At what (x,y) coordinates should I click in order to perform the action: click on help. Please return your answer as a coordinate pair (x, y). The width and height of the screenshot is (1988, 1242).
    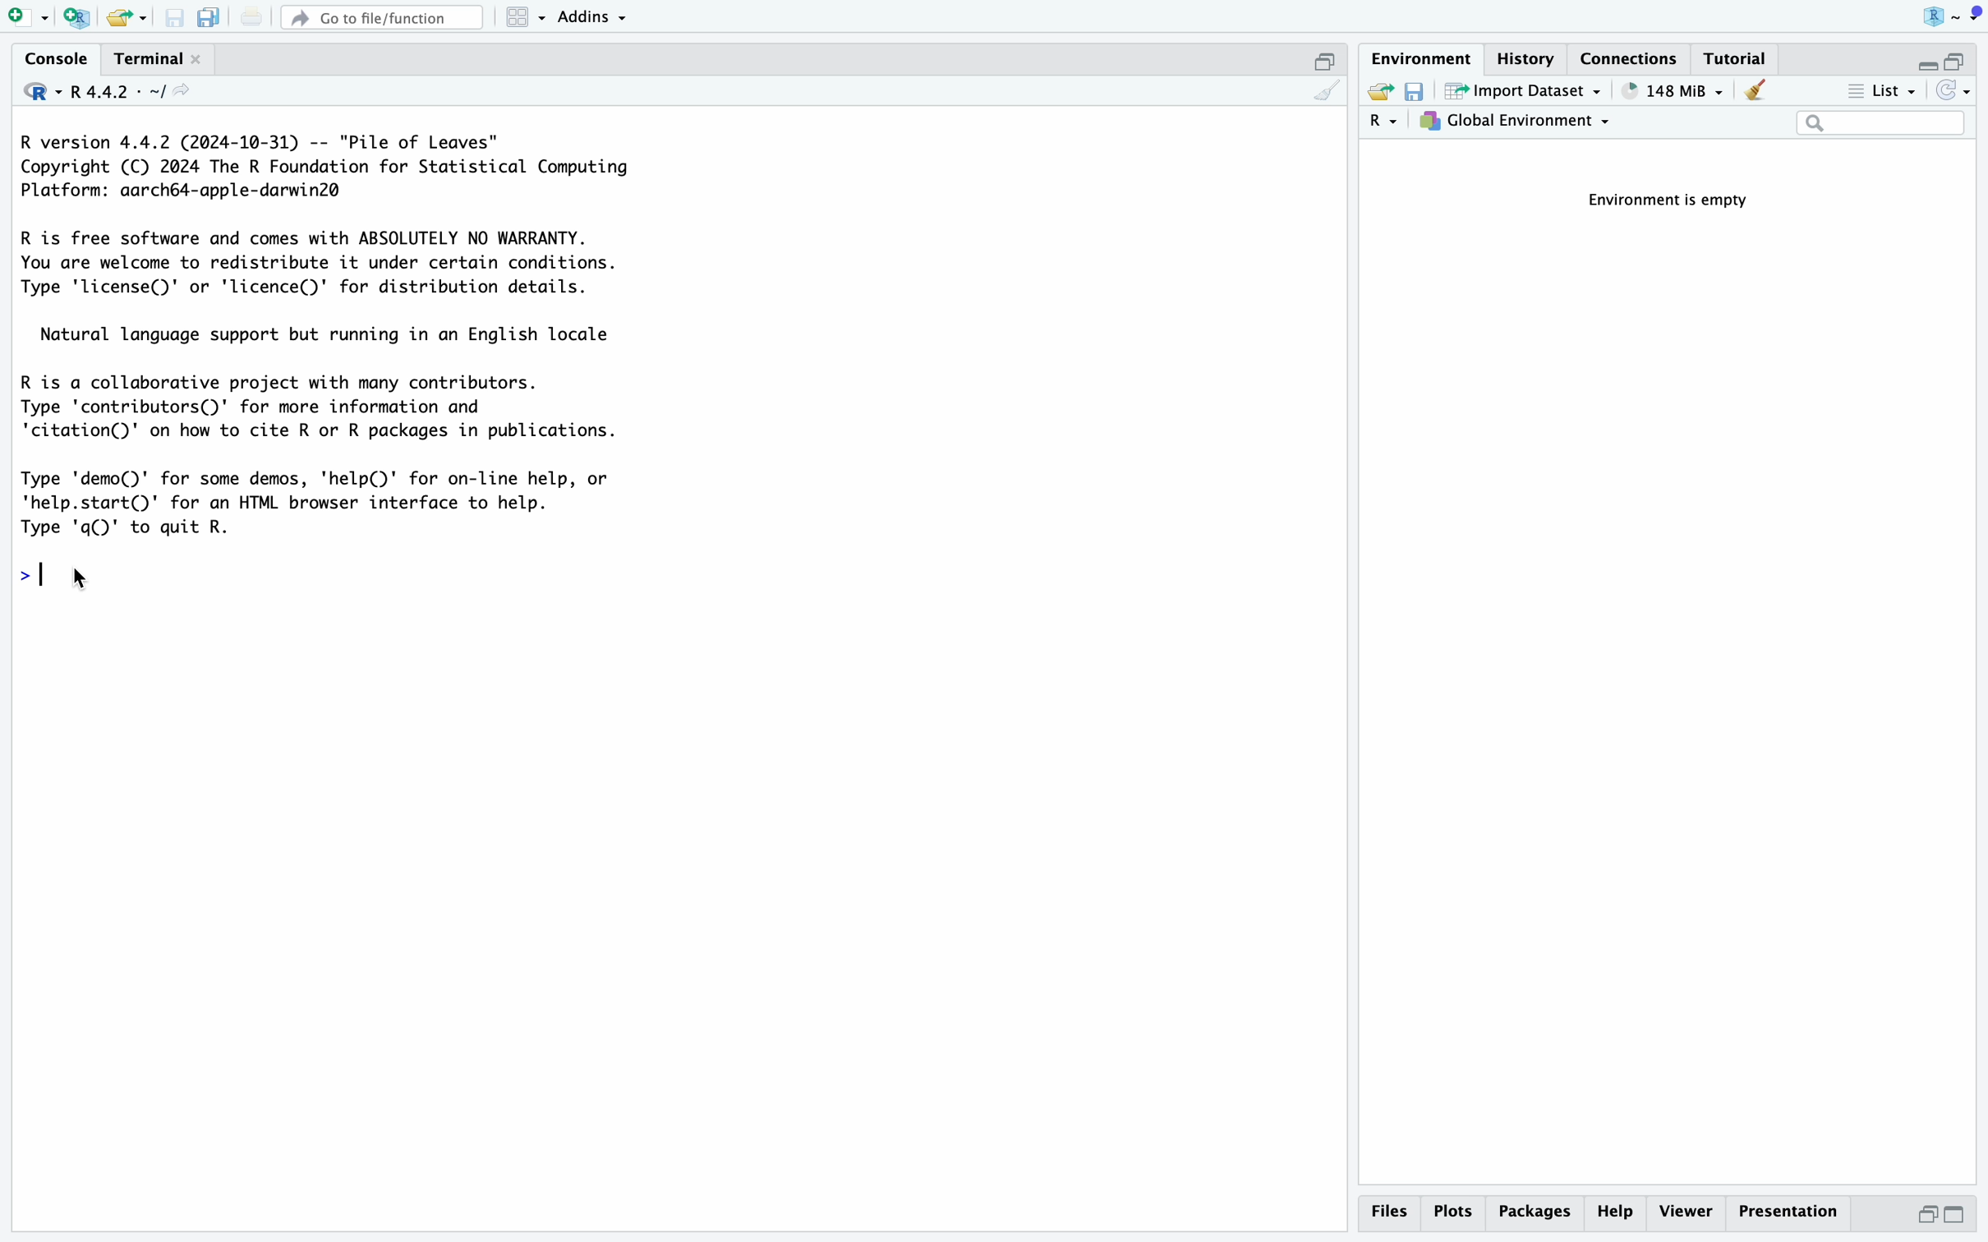
    Looking at the image, I should click on (1614, 1213).